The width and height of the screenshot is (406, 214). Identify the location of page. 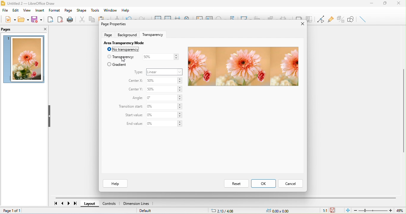
(108, 34).